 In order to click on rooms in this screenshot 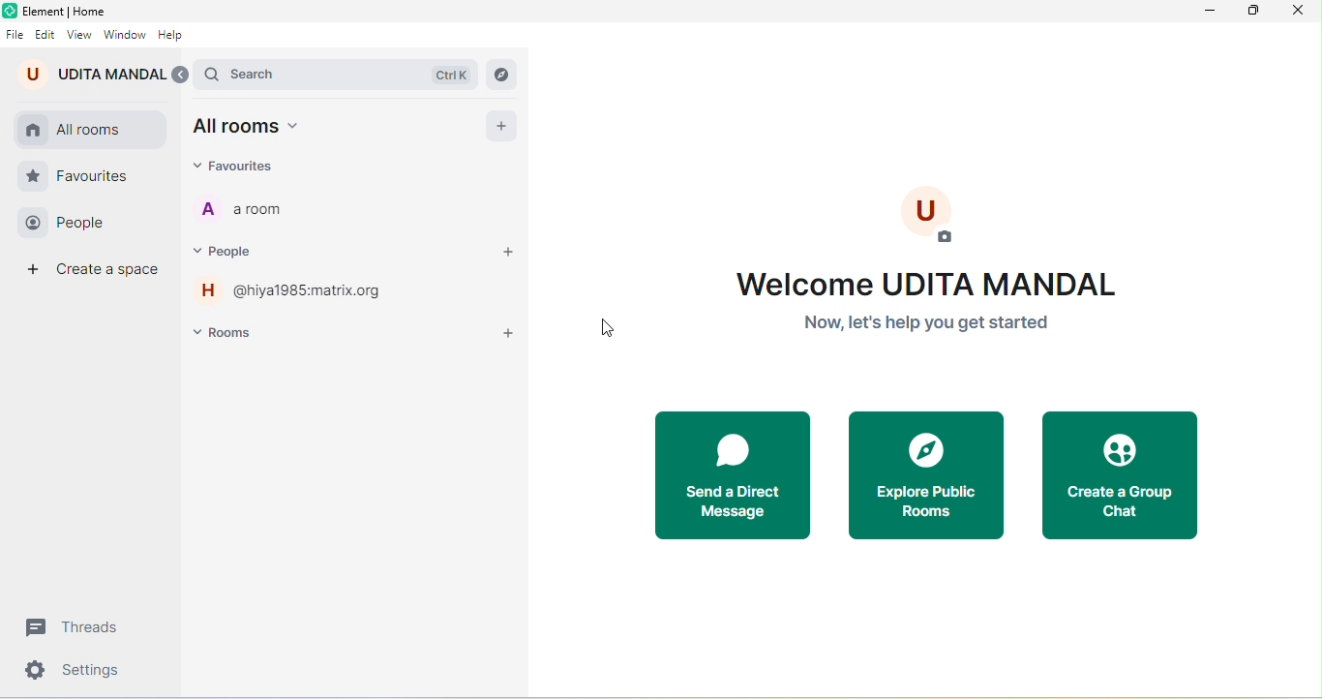, I will do `click(225, 336)`.